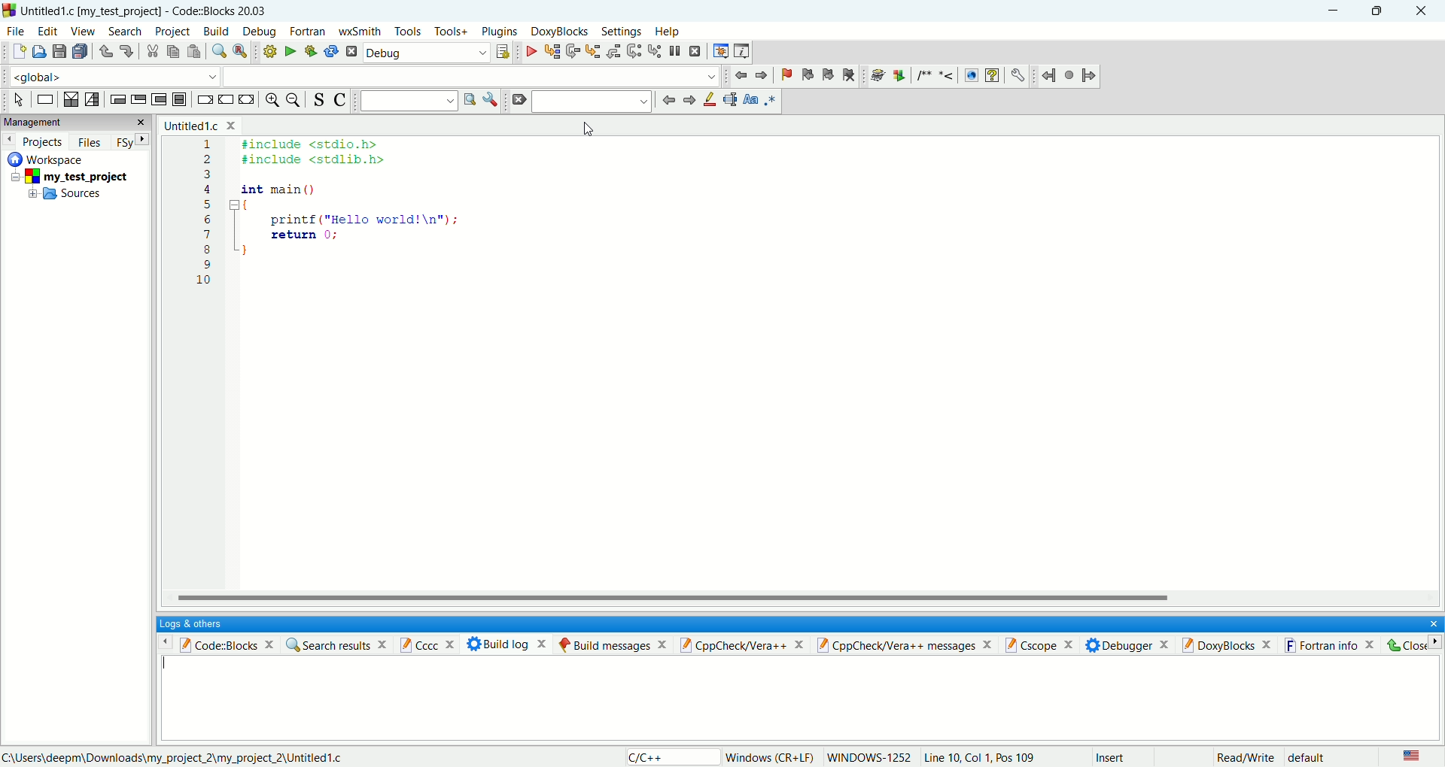 Image resolution: width=1445 pixels, height=767 pixels. Describe the element at coordinates (239, 51) in the screenshot. I see `replace` at that location.